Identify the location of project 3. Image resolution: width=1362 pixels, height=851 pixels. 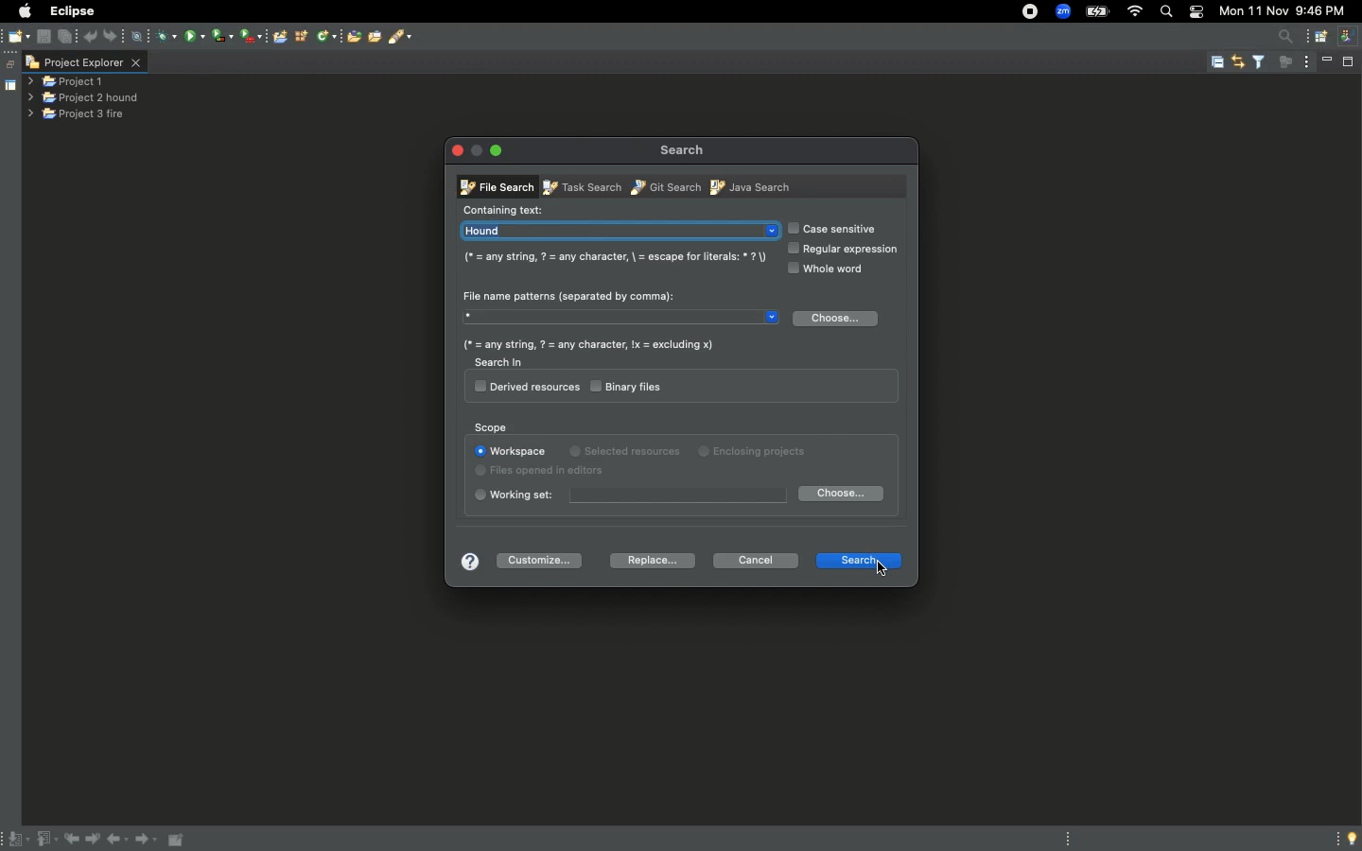
(83, 115).